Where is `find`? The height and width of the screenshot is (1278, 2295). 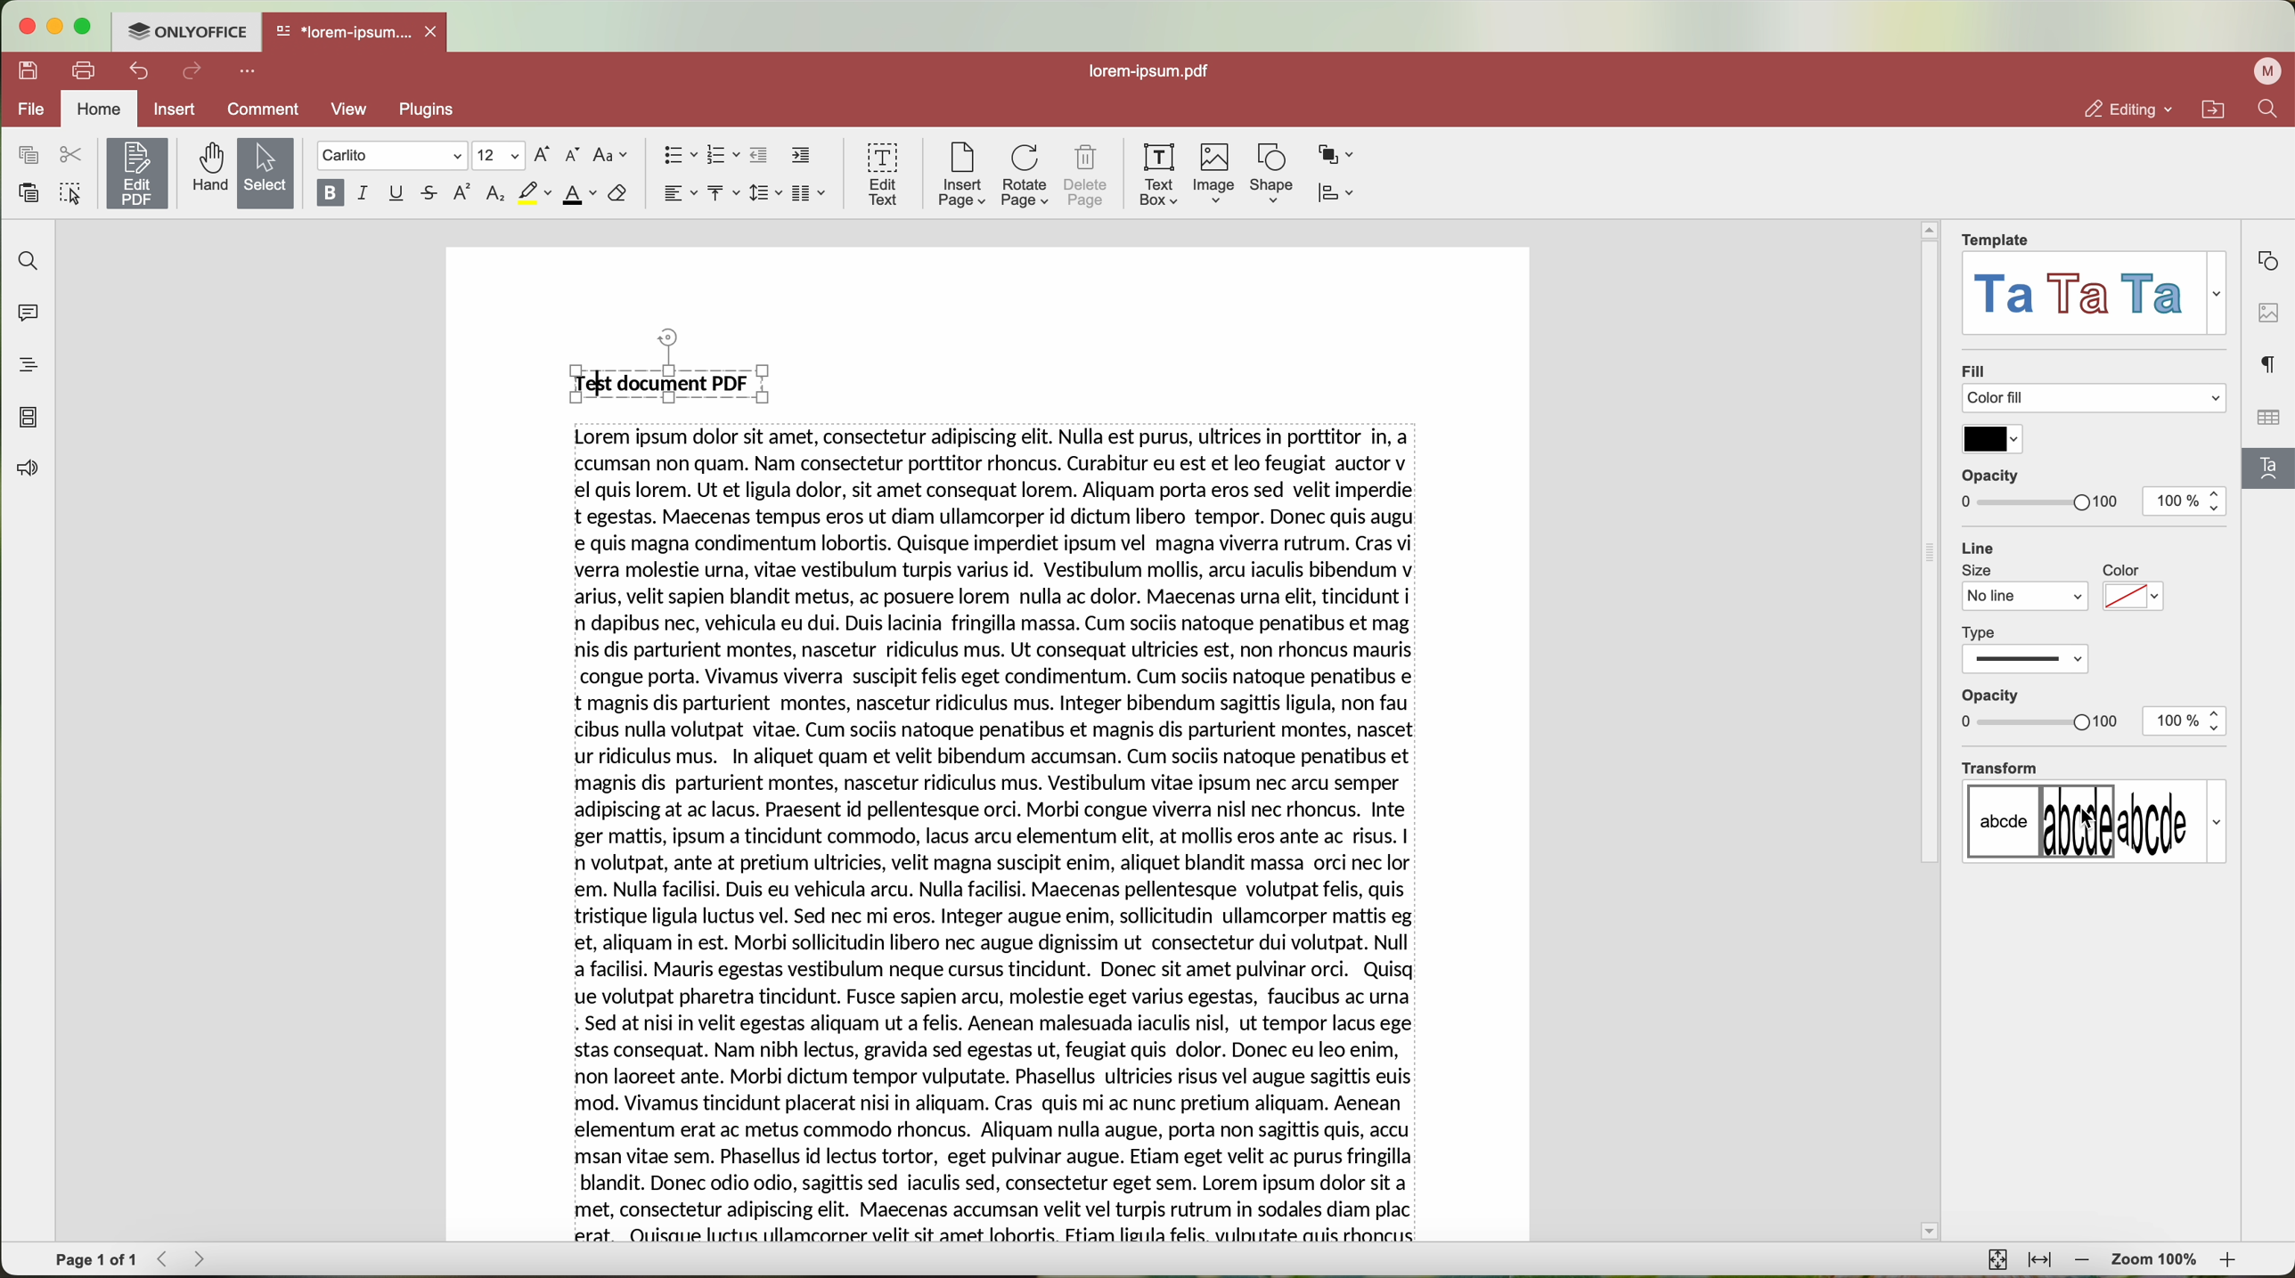
find is located at coordinates (2271, 110).